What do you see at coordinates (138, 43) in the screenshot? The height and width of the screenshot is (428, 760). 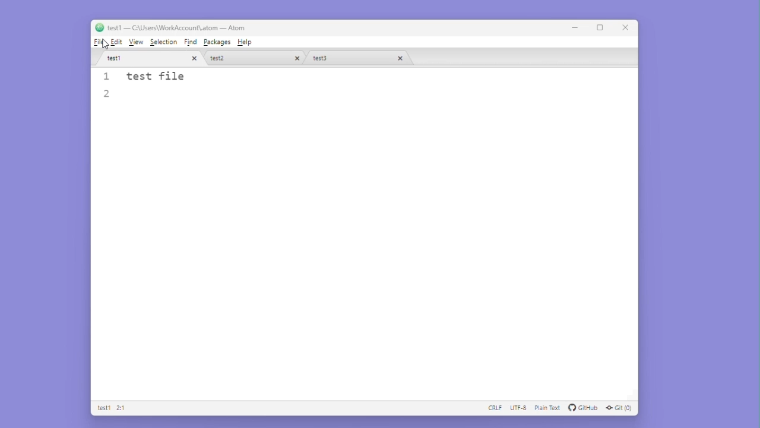 I see `View` at bounding box center [138, 43].